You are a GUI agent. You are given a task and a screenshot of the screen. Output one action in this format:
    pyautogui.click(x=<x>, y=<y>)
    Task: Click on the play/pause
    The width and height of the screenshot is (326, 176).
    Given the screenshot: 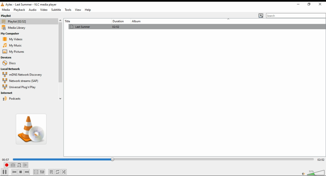 What is the action you would take?
    pyautogui.click(x=5, y=172)
    